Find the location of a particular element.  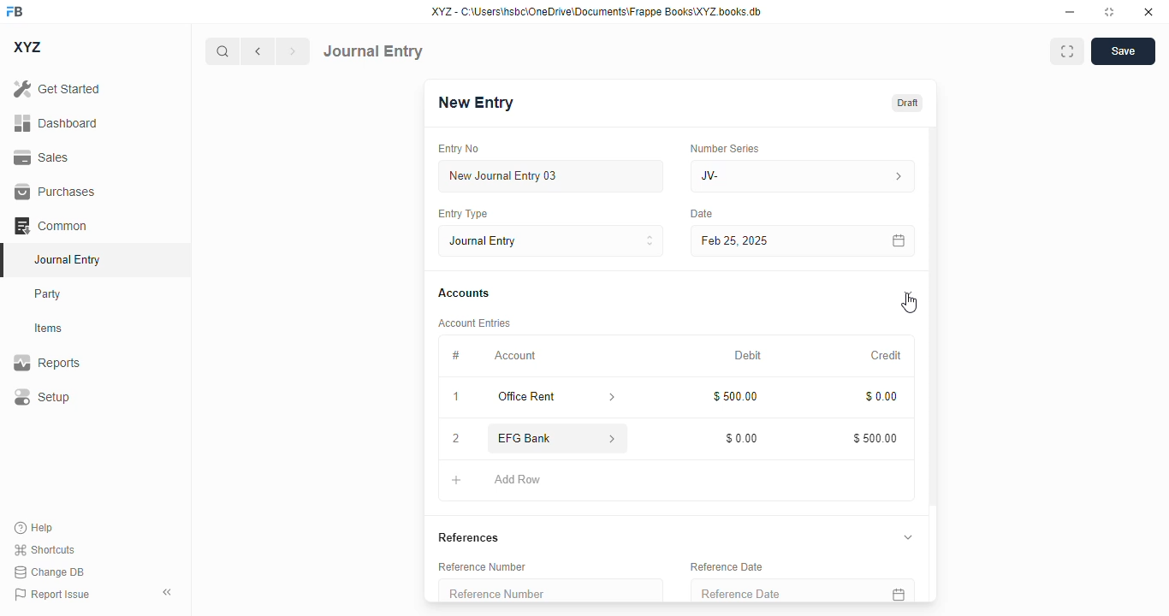

feb 25, 2025 is located at coordinates (779, 241).